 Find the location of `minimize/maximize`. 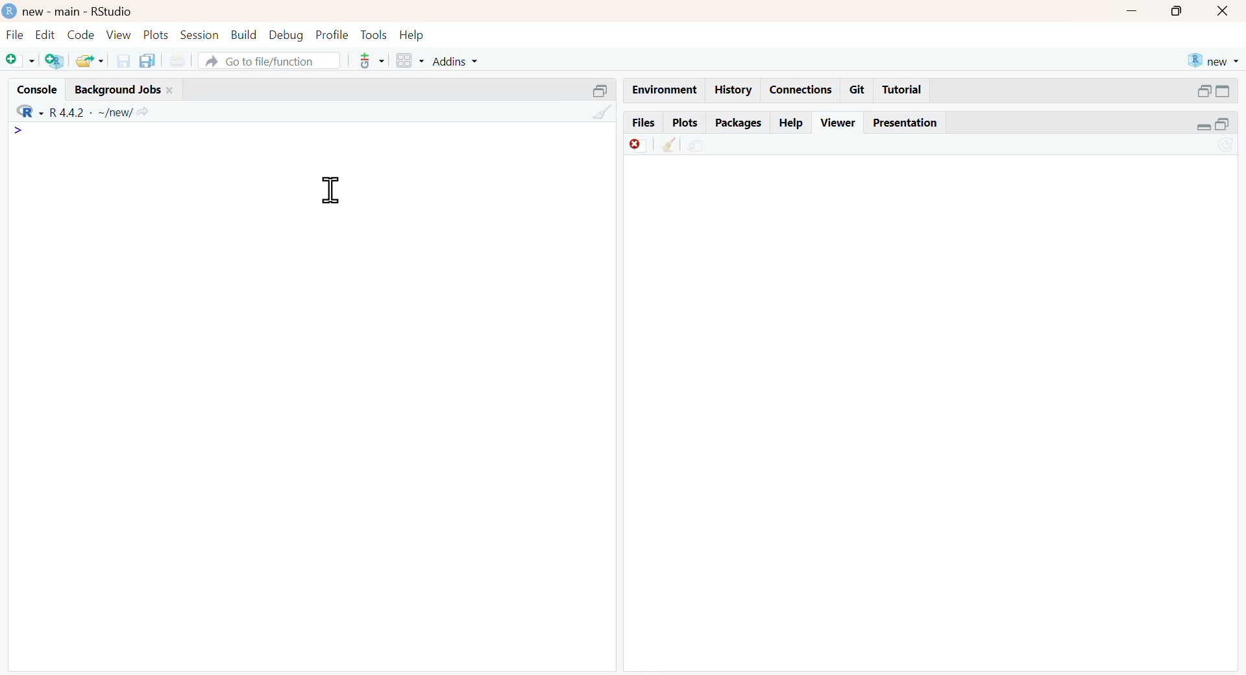

minimize/maximize is located at coordinates (1213, 125).